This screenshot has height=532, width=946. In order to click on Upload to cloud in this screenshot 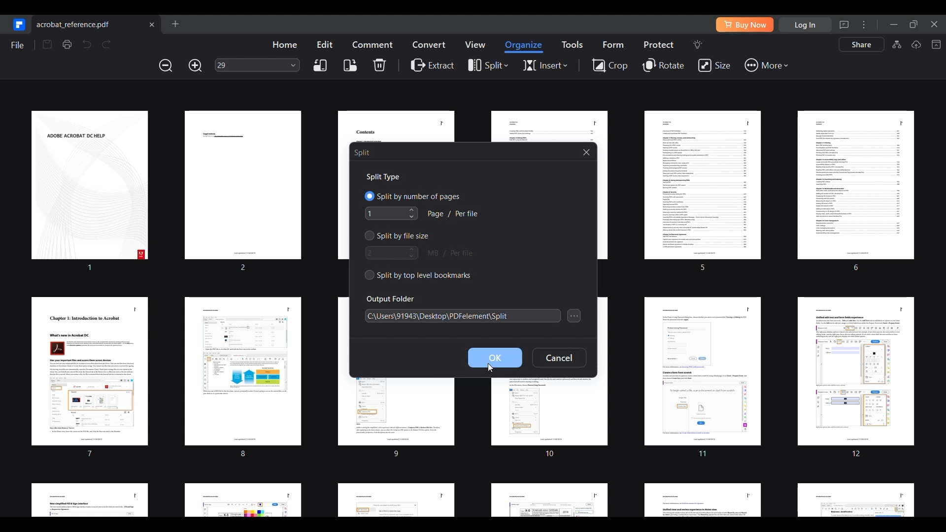, I will do `click(916, 44)`.